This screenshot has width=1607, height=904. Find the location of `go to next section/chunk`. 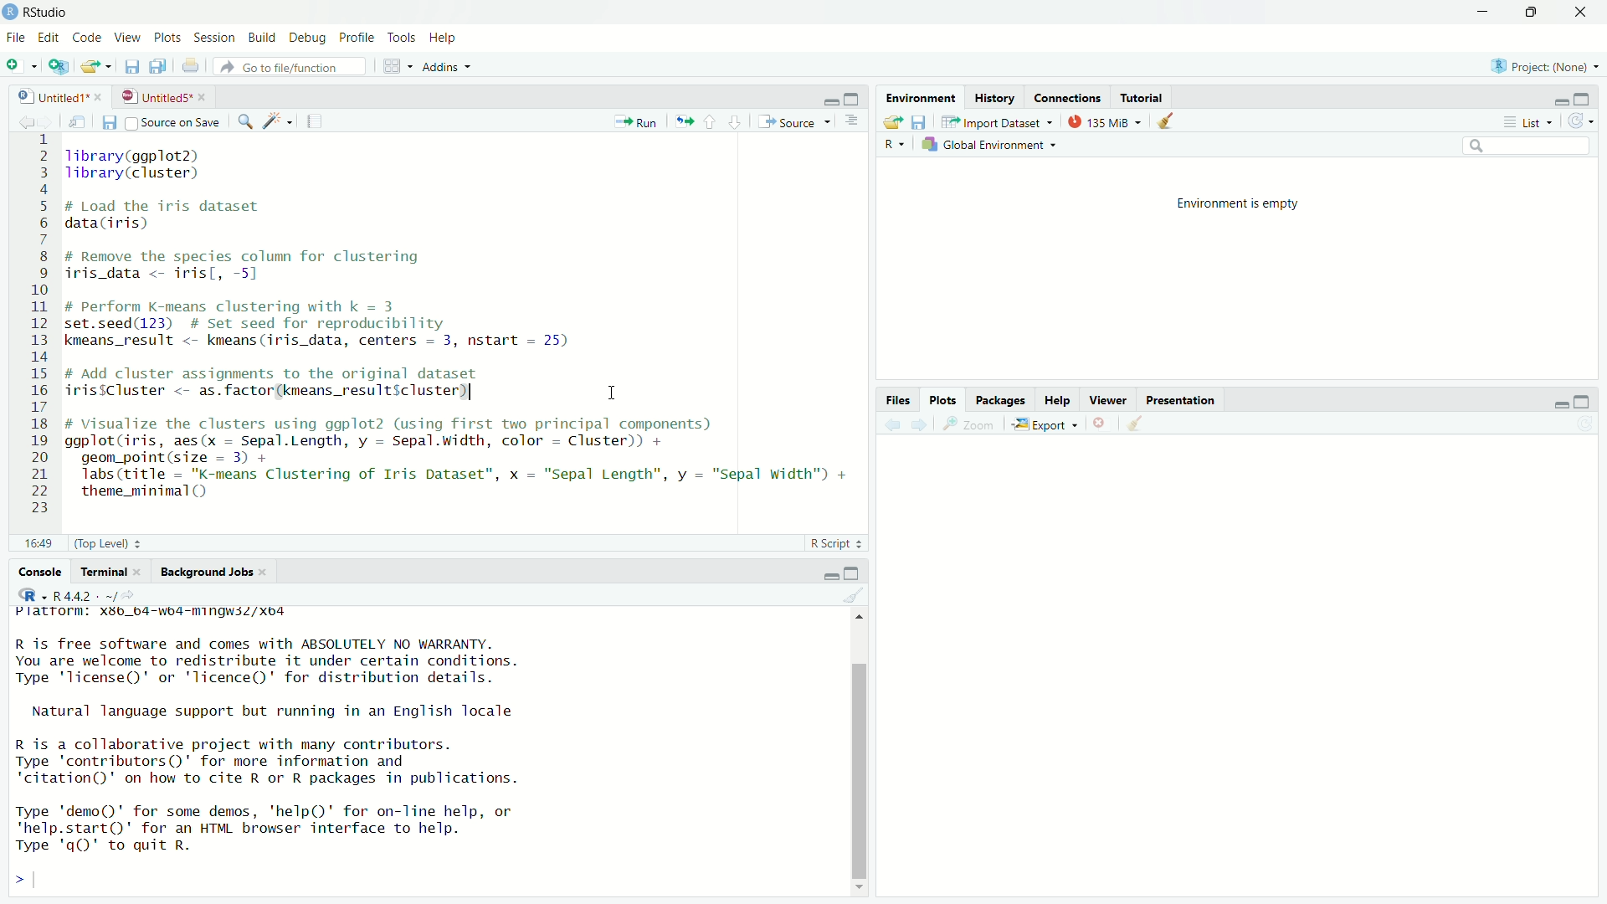

go to next section/chunk is located at coordinates (737, 123).